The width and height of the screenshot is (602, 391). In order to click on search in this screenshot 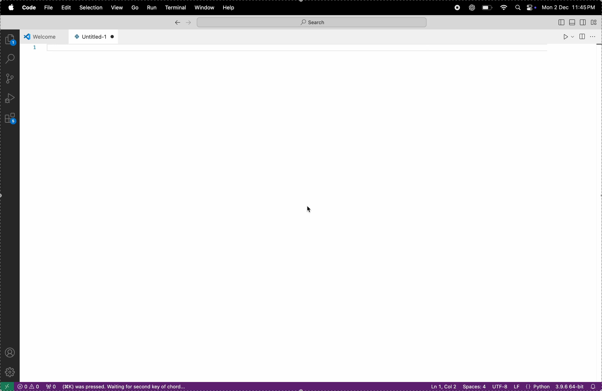, I will do `click(312, 21)`.